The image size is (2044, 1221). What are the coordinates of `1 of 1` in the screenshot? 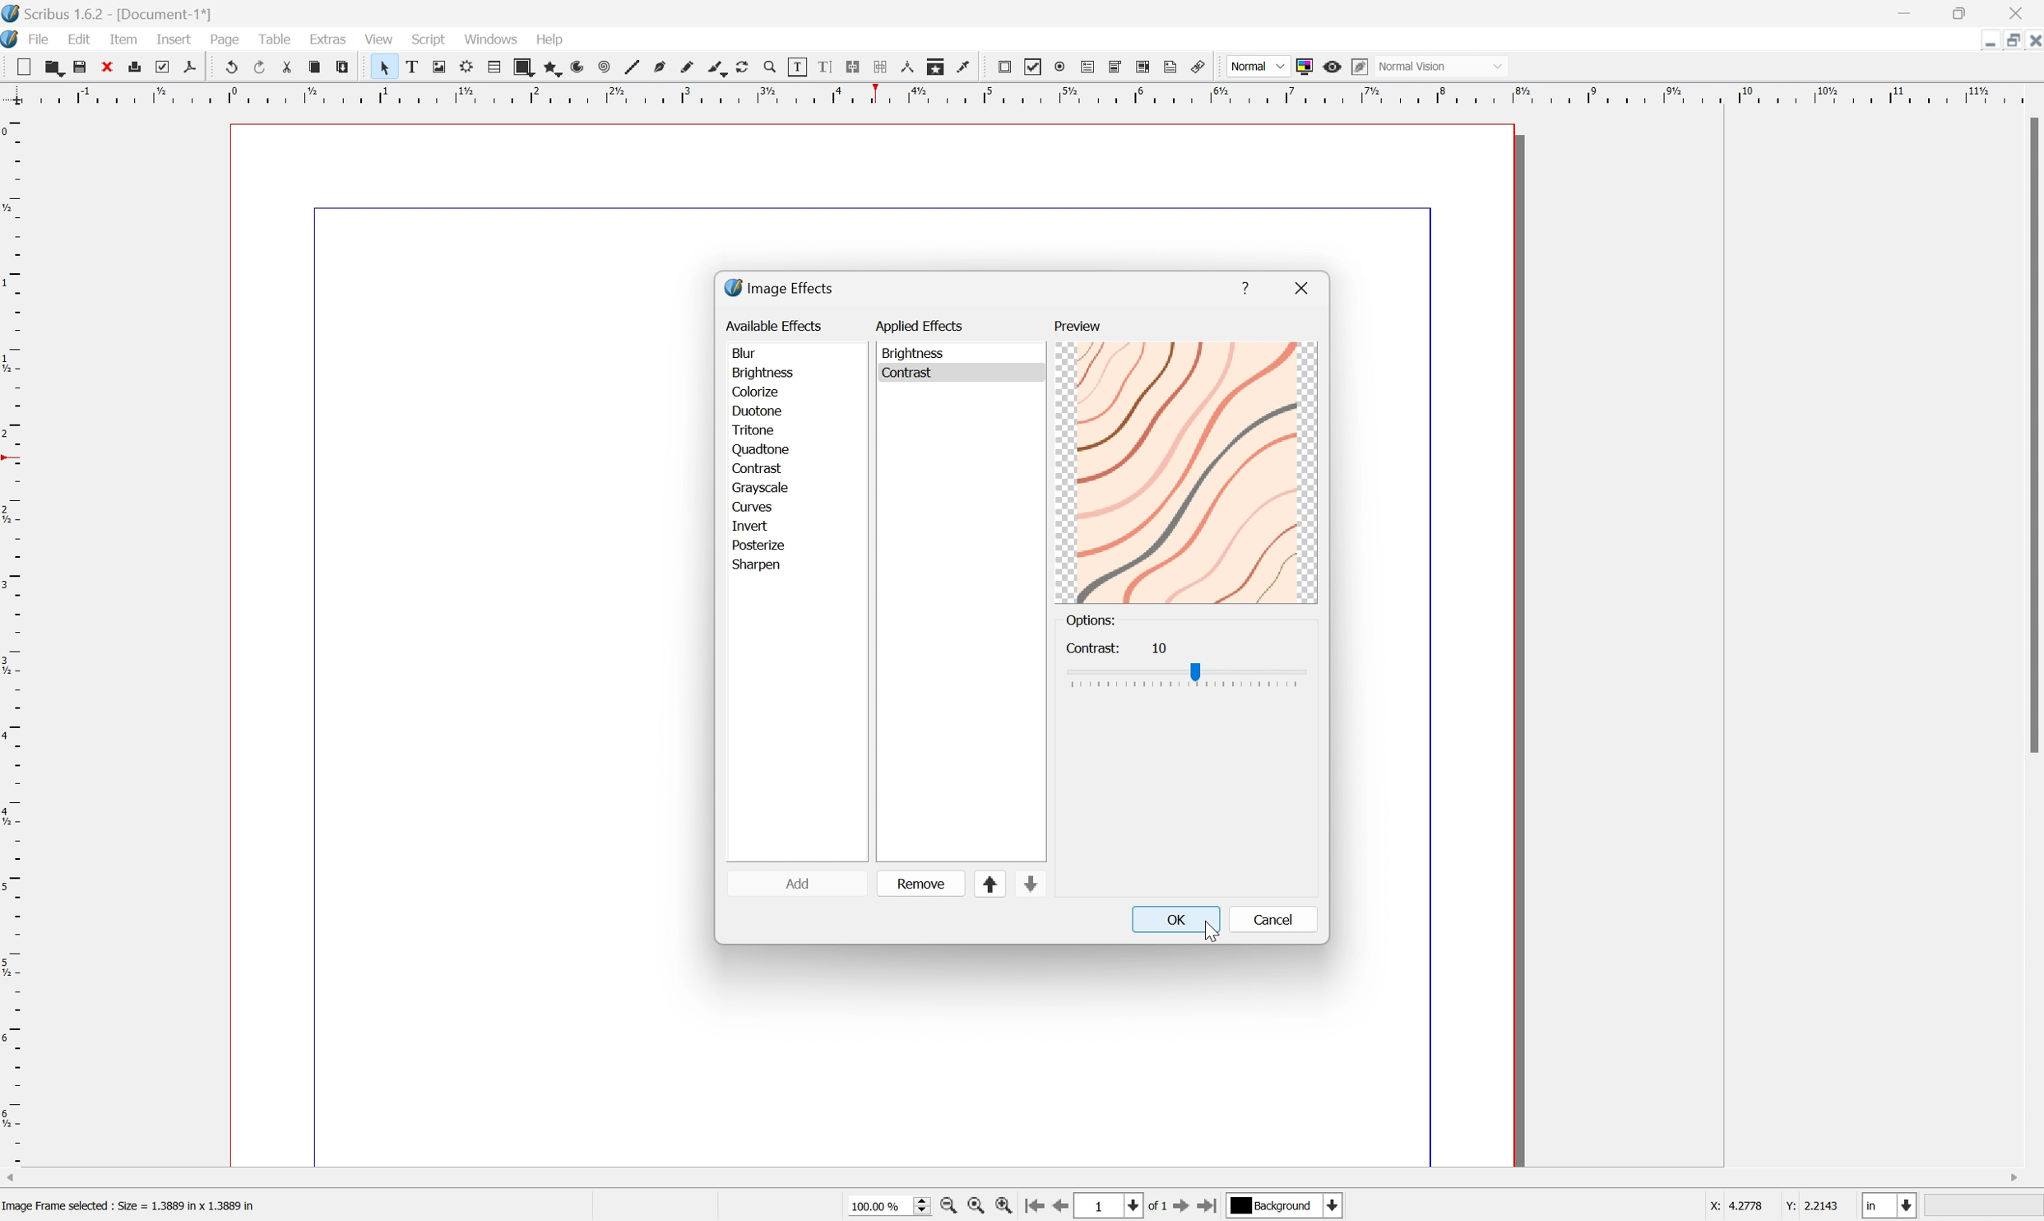 It's located at (1125, 1205).